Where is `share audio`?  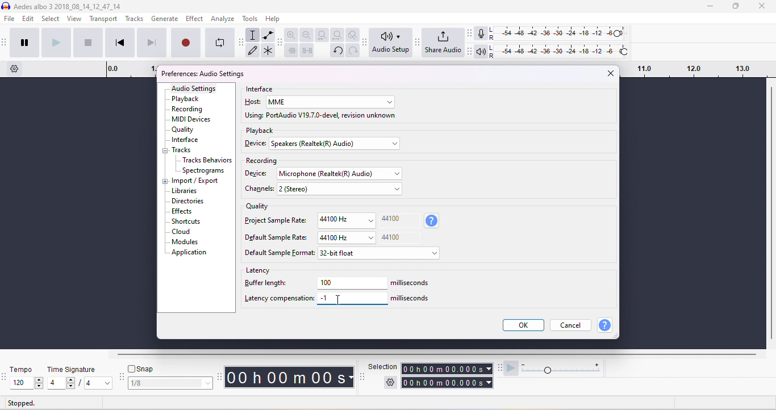 share audio is located at coordinates (443, 44).